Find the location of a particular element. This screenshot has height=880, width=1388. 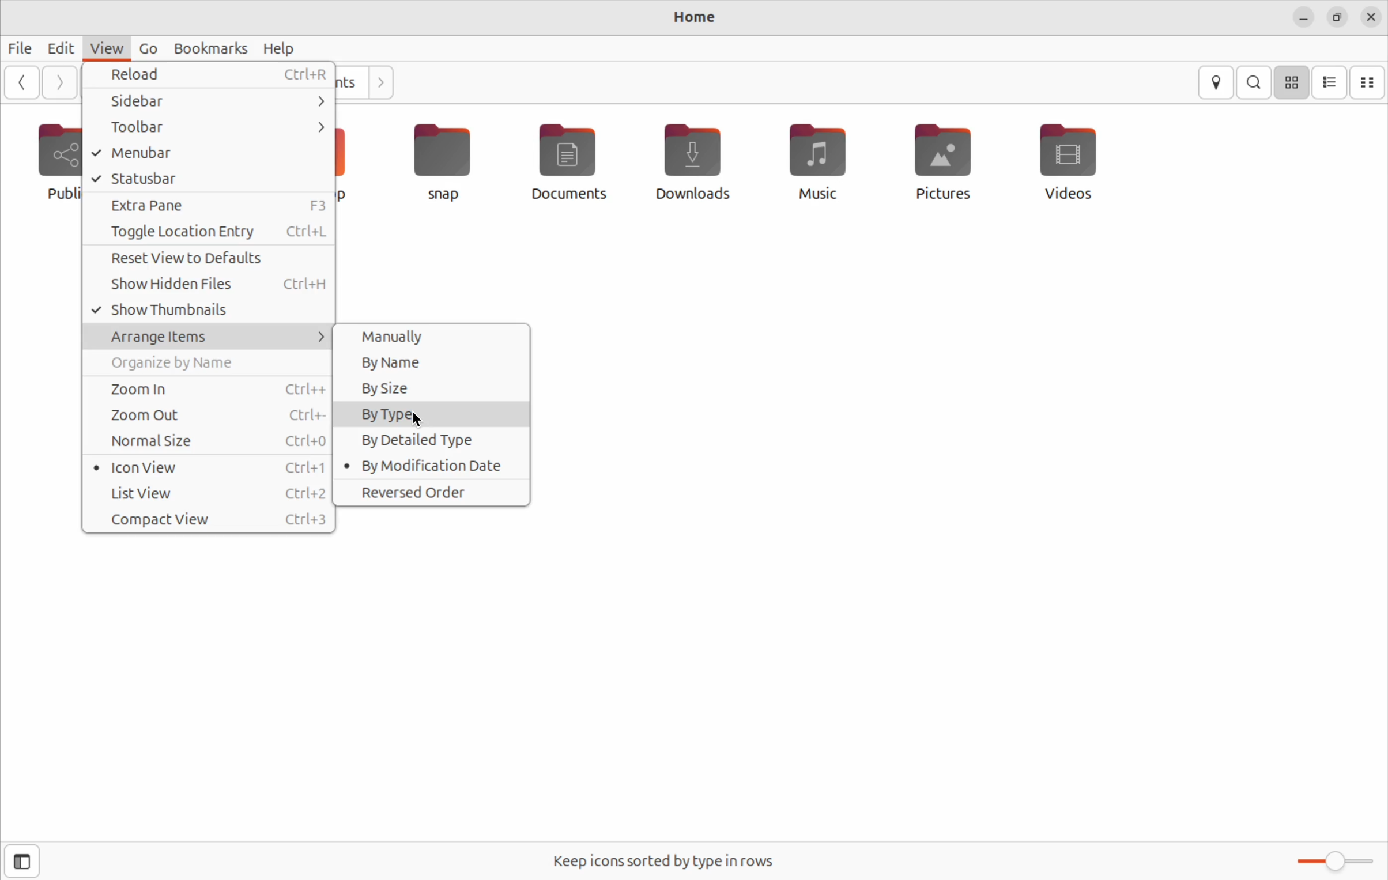

downloads is located at coordinates (693, 165).